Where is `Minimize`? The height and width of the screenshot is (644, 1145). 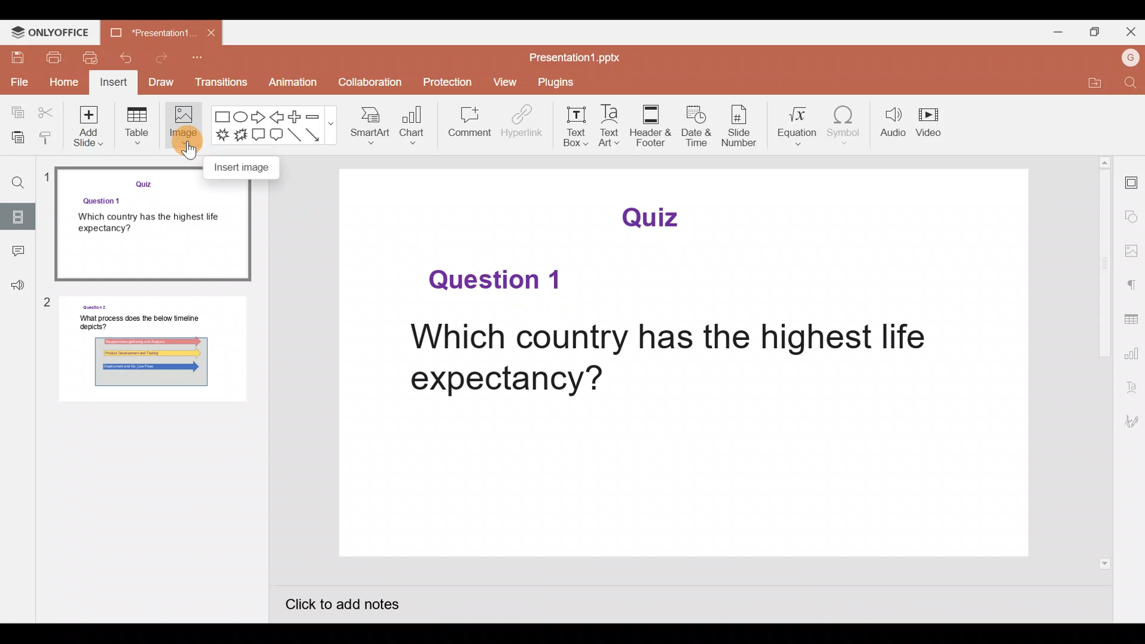 Minimize is located at coordinates (1056, 31).